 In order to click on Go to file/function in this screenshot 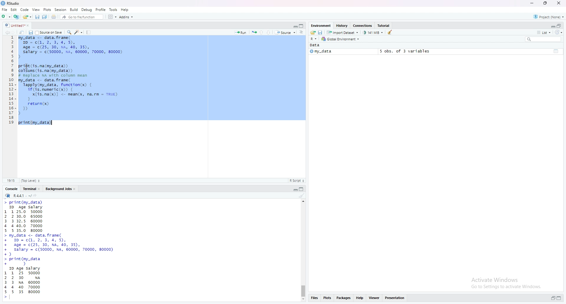, I will do `click(82, 17)`.